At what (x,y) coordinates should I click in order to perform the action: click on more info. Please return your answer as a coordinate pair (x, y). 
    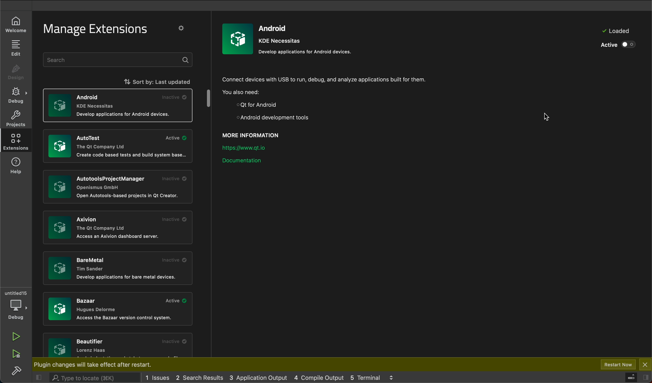
    Looking at the image, I should click on (257, 134).